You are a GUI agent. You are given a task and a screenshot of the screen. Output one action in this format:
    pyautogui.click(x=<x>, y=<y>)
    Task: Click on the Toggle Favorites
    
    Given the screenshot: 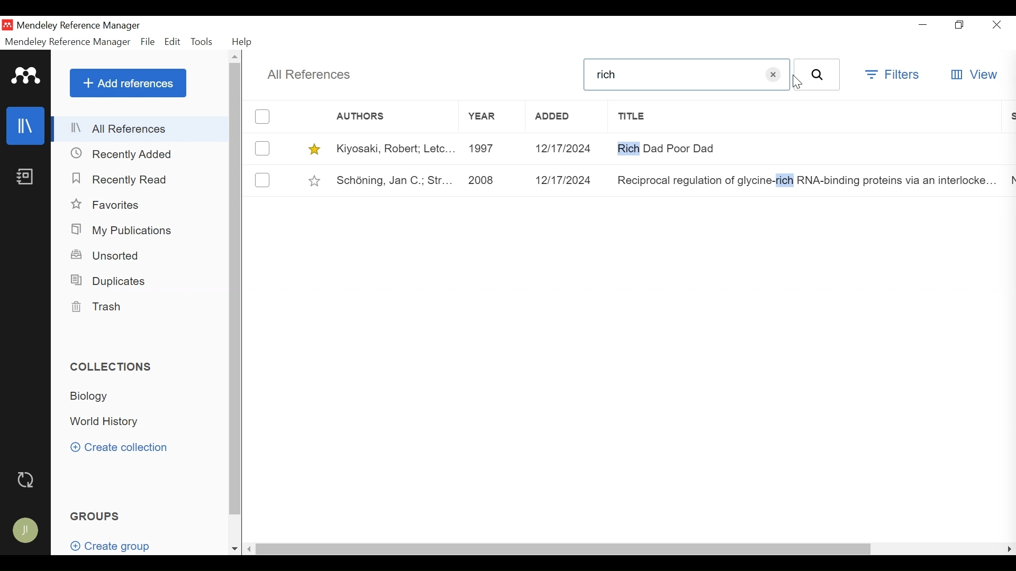 What is the action you would take?
    pyautogui.click(x=314, y=149)
    